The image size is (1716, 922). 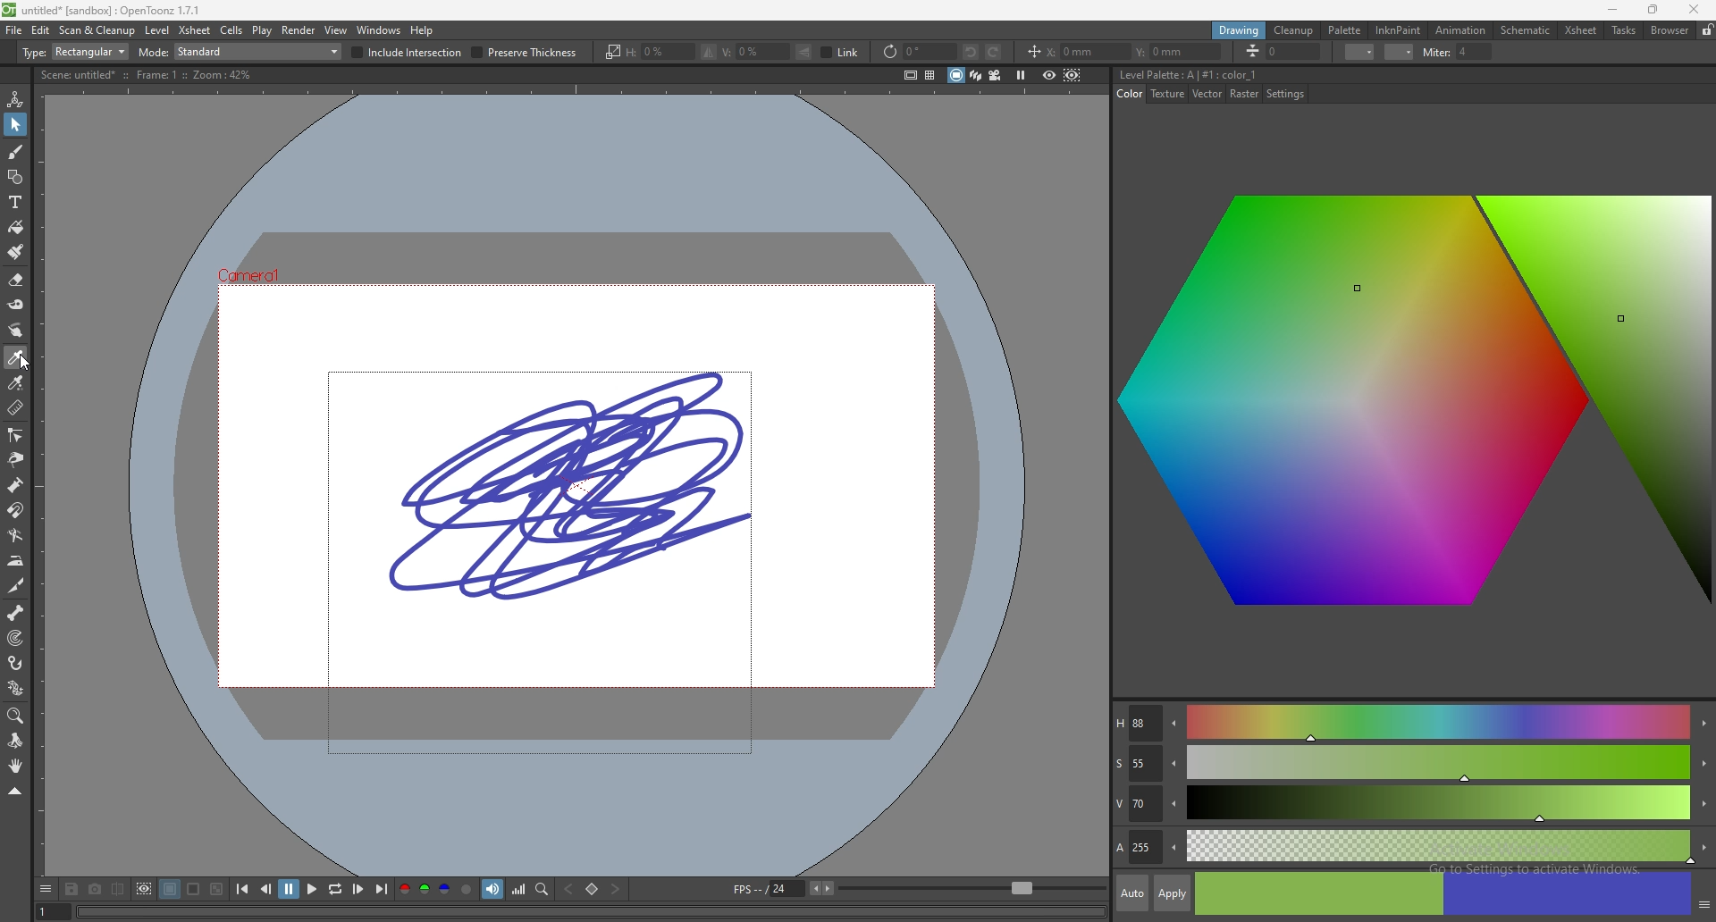 I want to click on control point editor tool, so click(x=16, y=434).